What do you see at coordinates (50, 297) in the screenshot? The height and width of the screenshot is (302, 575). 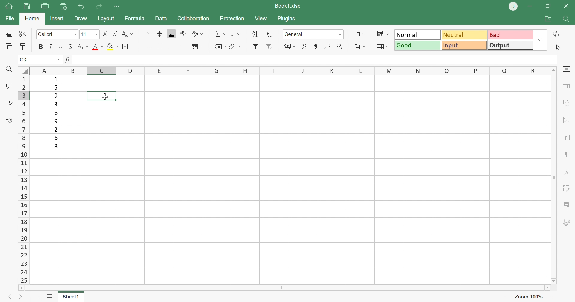 I see `List of sheets` at bounding box center [50, 297].